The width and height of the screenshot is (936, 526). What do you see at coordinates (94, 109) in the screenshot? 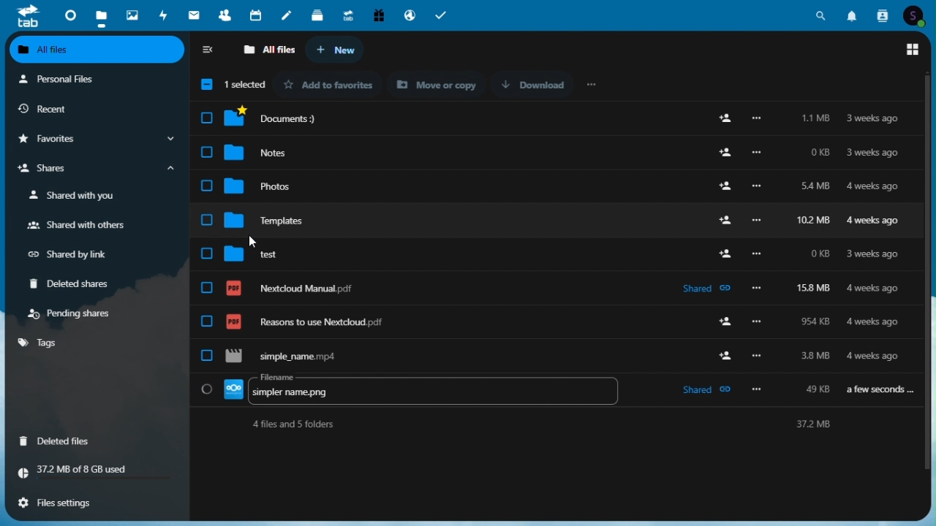
I see `recent` at bounding box center [94, 109].